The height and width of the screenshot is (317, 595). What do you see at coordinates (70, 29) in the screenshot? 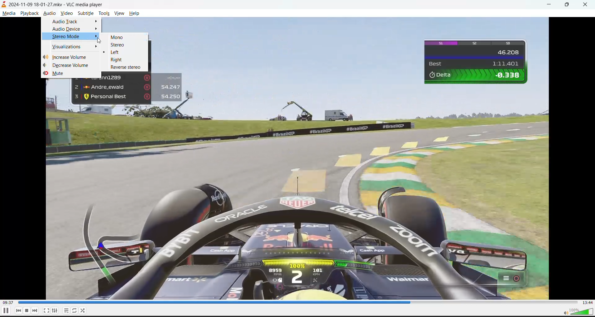
I see `audio device` at bounding box center [70, 29].